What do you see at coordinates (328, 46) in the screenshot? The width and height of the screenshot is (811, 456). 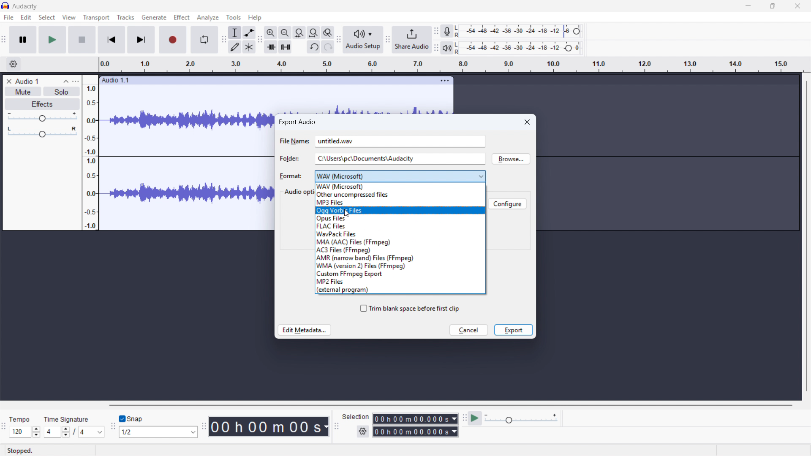 I see `Redo ` at bounding box center [328, 46].